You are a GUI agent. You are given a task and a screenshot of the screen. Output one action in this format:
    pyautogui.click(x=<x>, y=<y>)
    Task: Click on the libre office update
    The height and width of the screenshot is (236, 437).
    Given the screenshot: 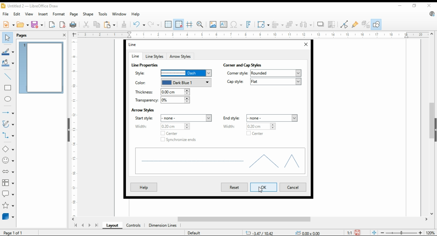 What is the action you would take?
    pyautogui.click(x=432, y=14)
    